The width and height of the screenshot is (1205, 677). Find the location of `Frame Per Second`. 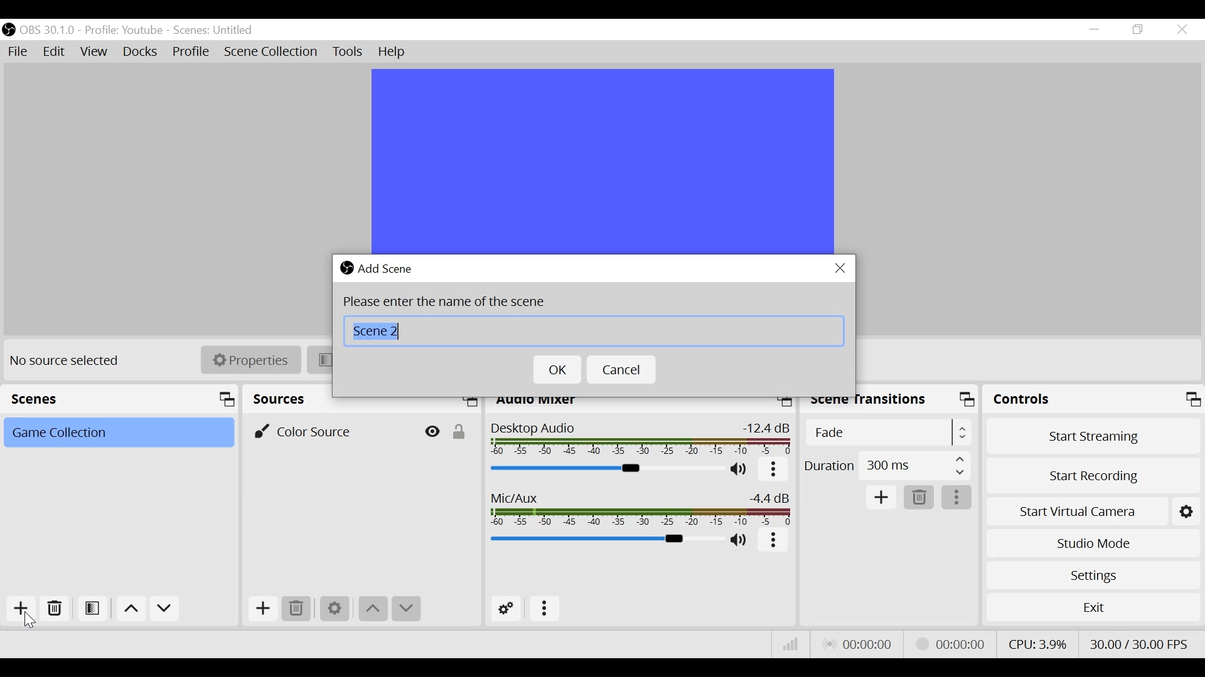

Frame Per Second is located at coordinates (1142, 643).